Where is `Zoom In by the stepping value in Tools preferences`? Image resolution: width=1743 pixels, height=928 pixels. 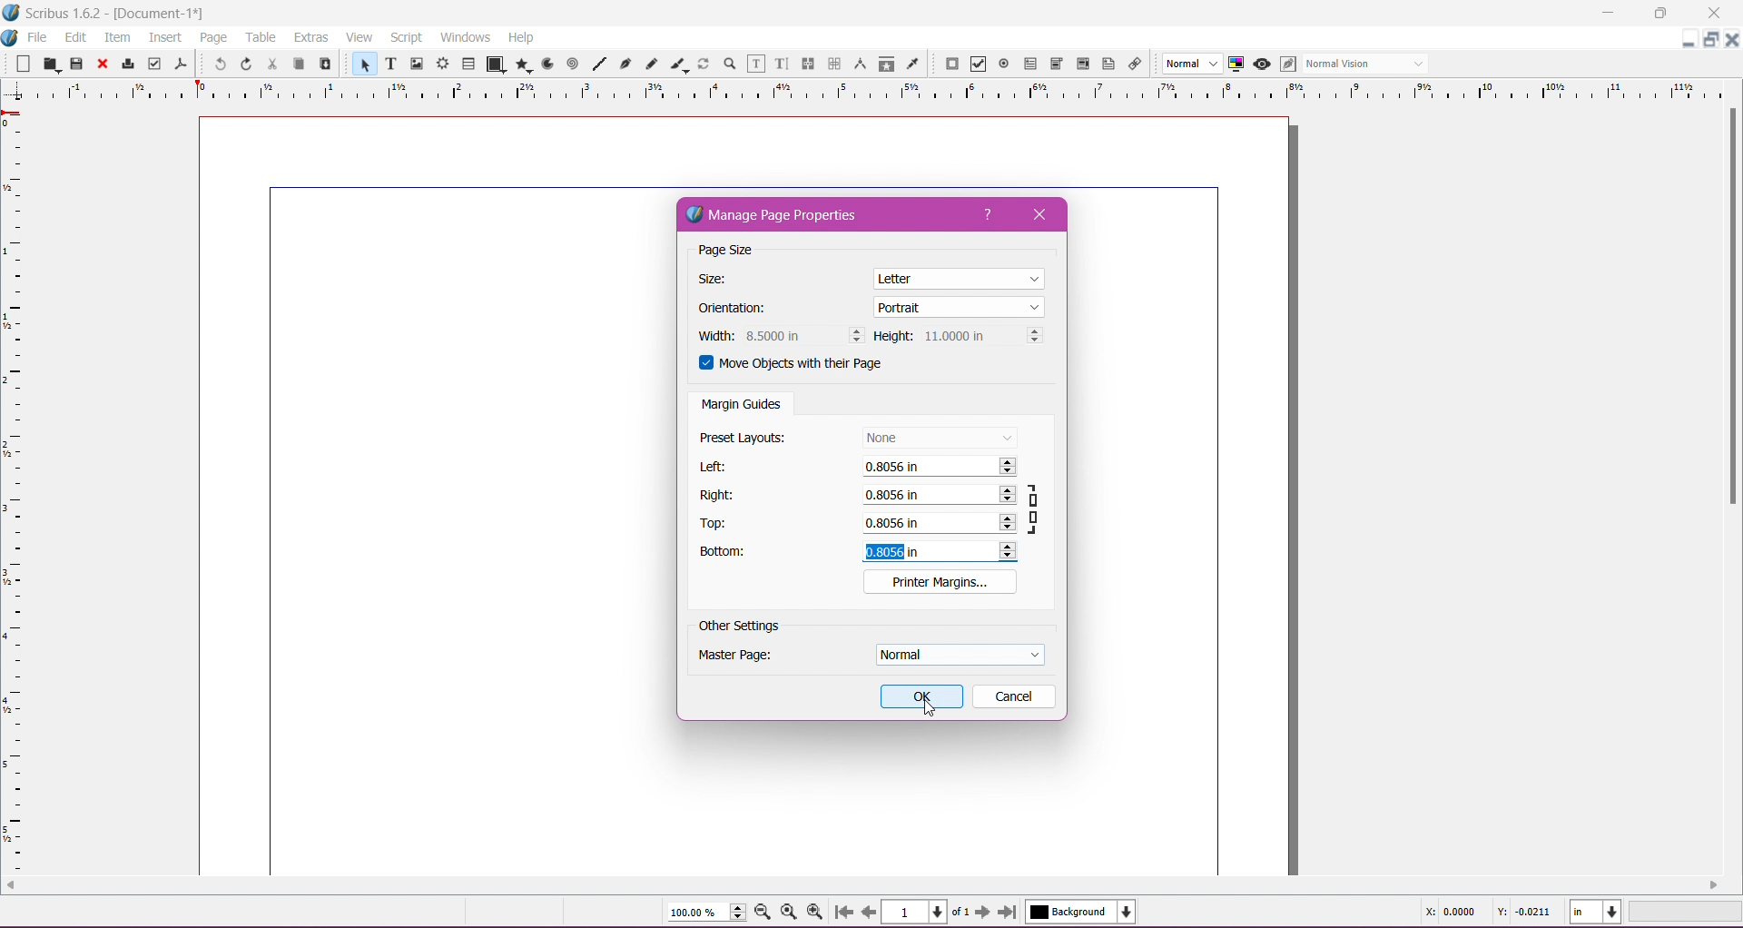 Zoom In by the stepping value in Tools preferences is located at coordinates (813, 910).